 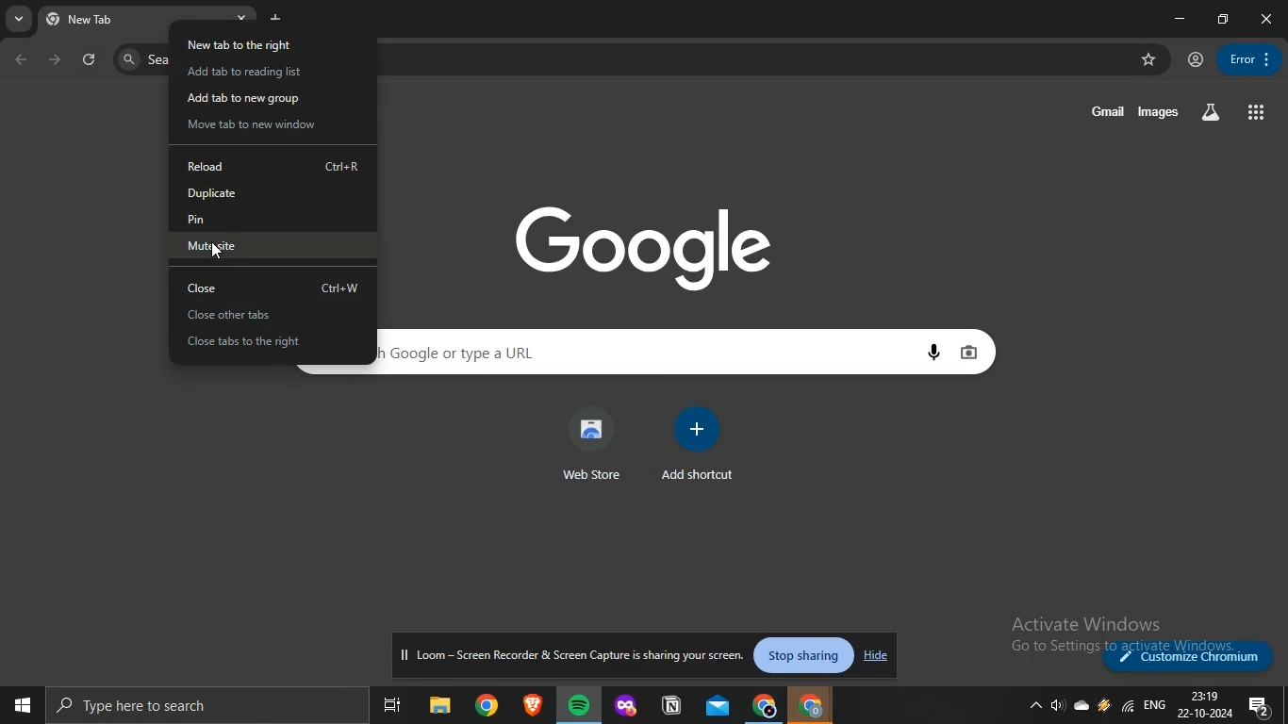 I want to click on minimize, so click(x=1183, y=19).